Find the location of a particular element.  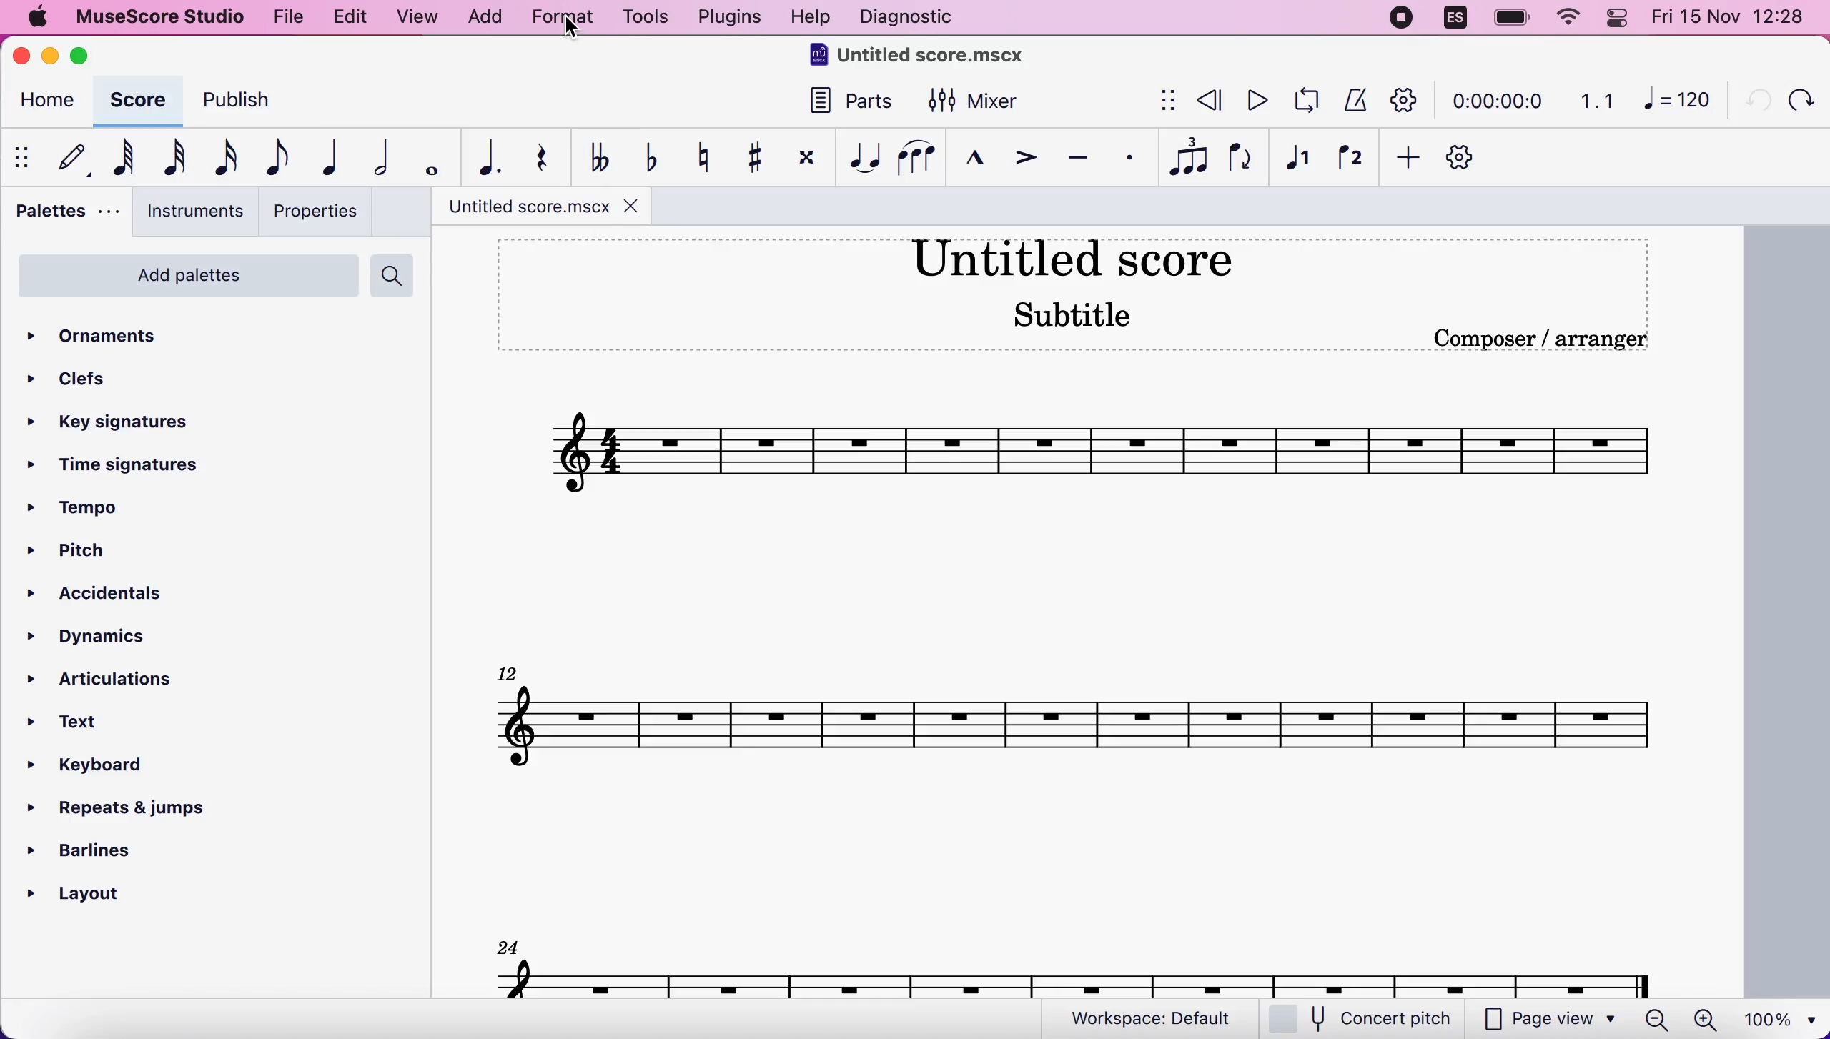

key signature is located at coordinates (124, 424).